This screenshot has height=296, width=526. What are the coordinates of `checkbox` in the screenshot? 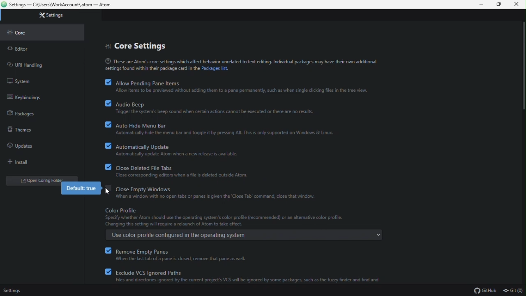 It's located at (107, 125).